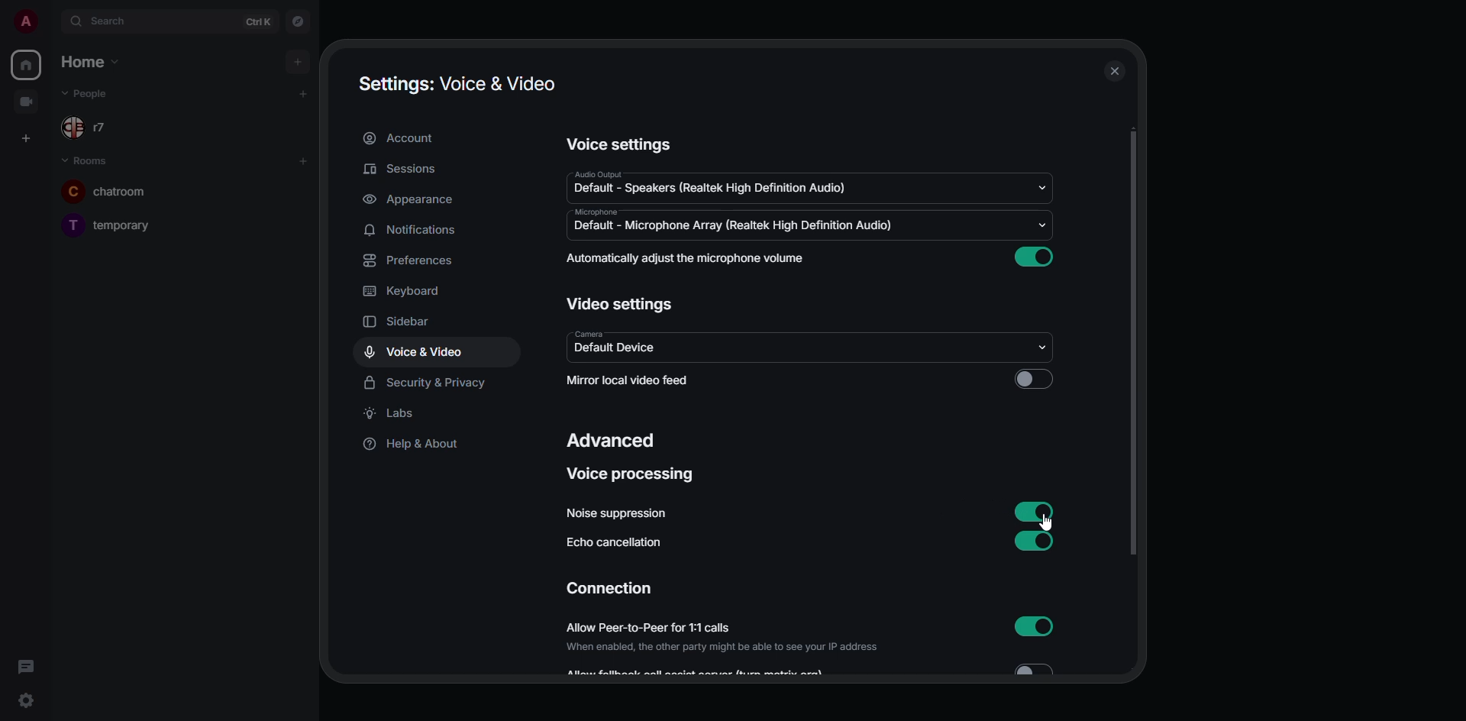  Describe the element at coordinates (1114, 73) in the screenshot. I see `close` at that location.